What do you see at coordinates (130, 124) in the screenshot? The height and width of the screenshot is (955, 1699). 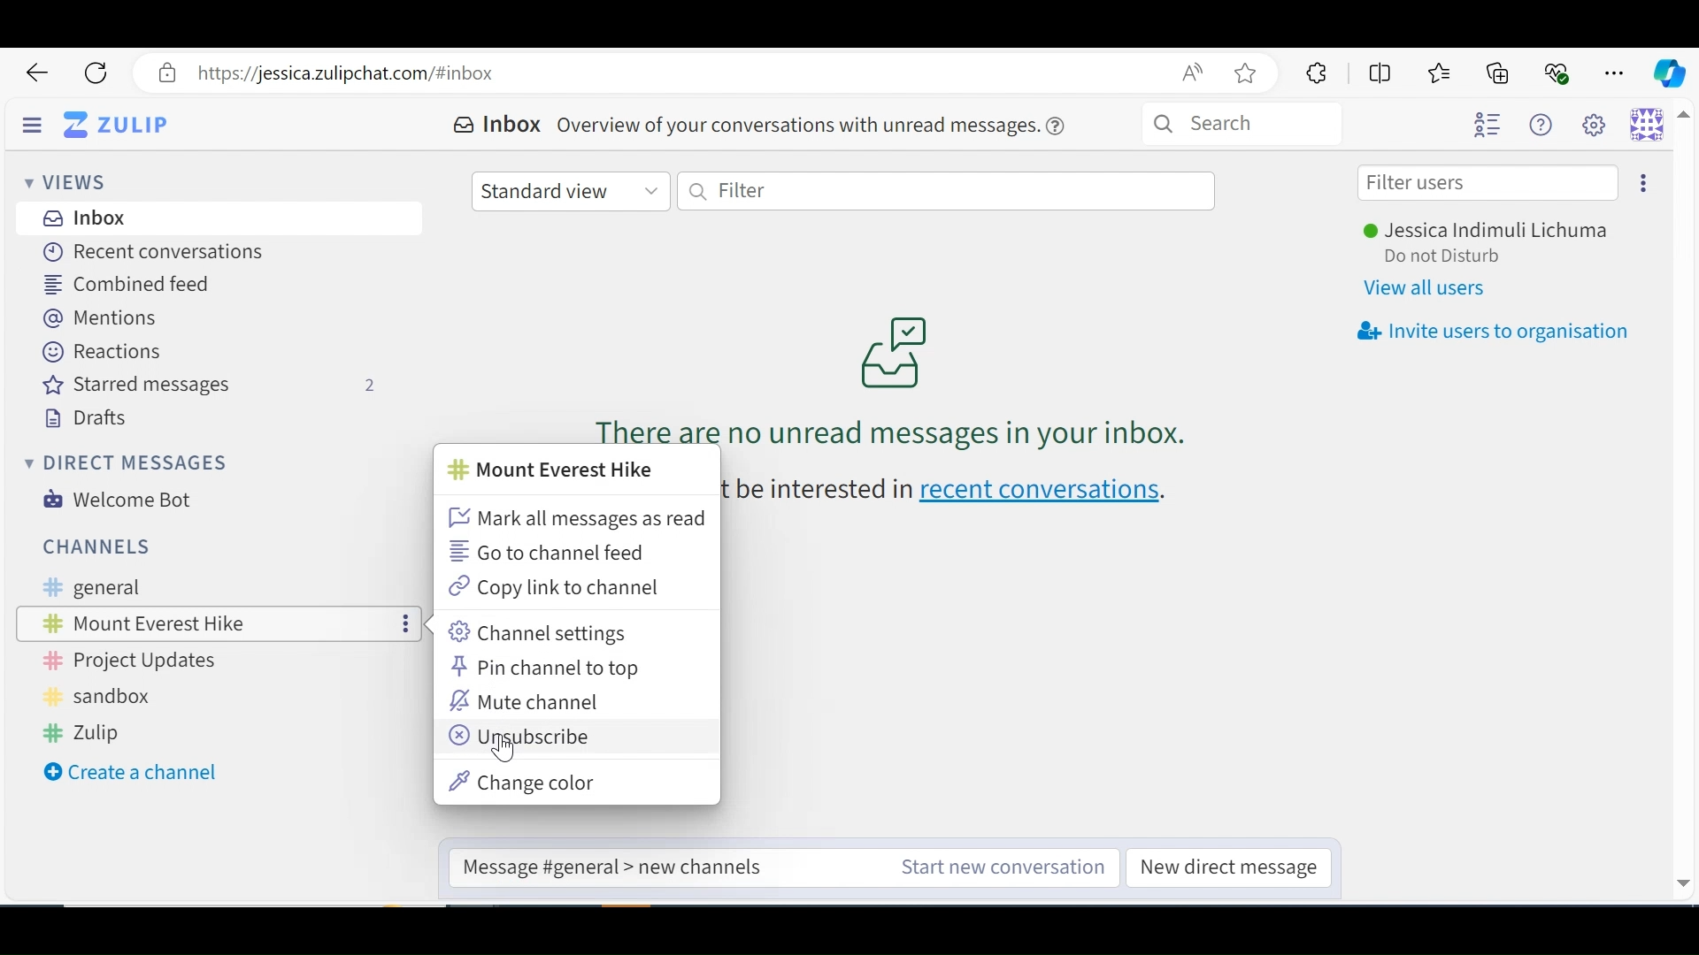 I see `Go to Home view` at bounding box center [130, 124].